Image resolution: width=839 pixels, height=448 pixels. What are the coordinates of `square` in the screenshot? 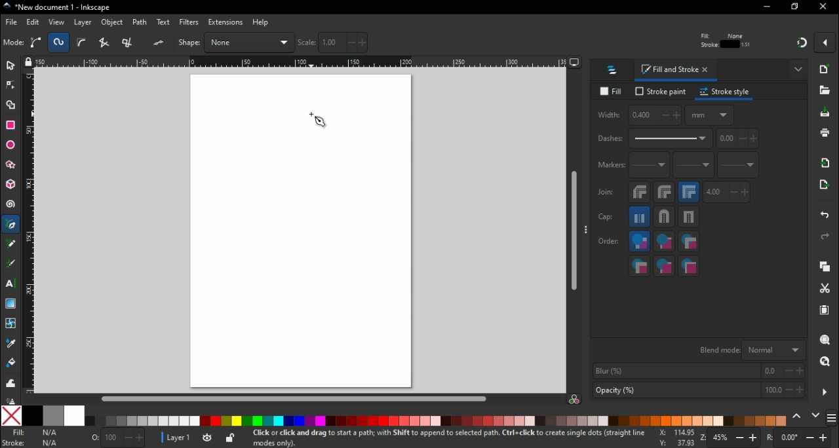 It's located at (690, 219).